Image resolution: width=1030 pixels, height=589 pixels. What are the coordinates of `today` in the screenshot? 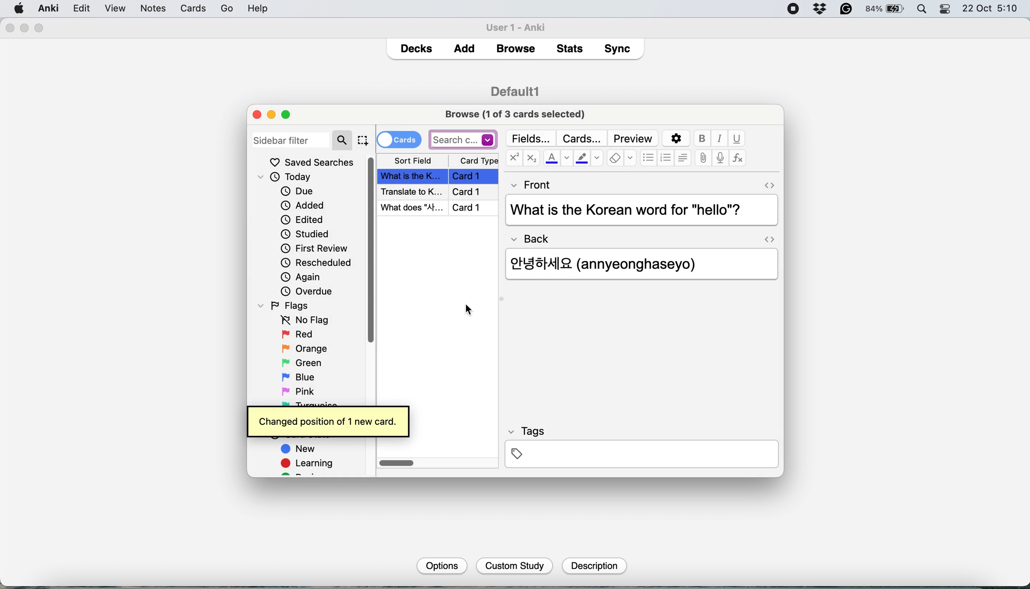 It's located at (288, 178).